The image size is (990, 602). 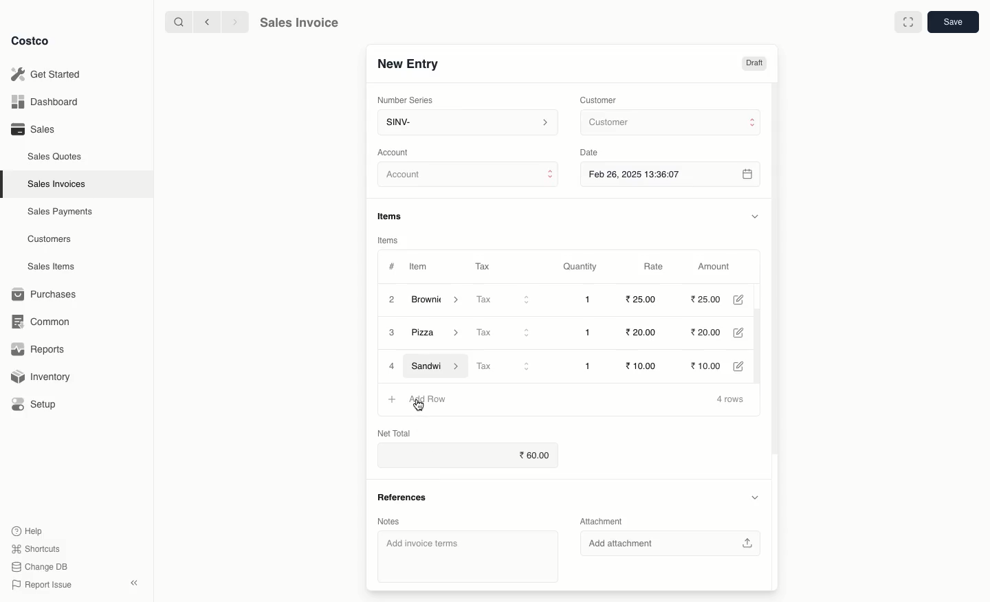 I want to click on Sales Invoices, so click(x=57, y=184).